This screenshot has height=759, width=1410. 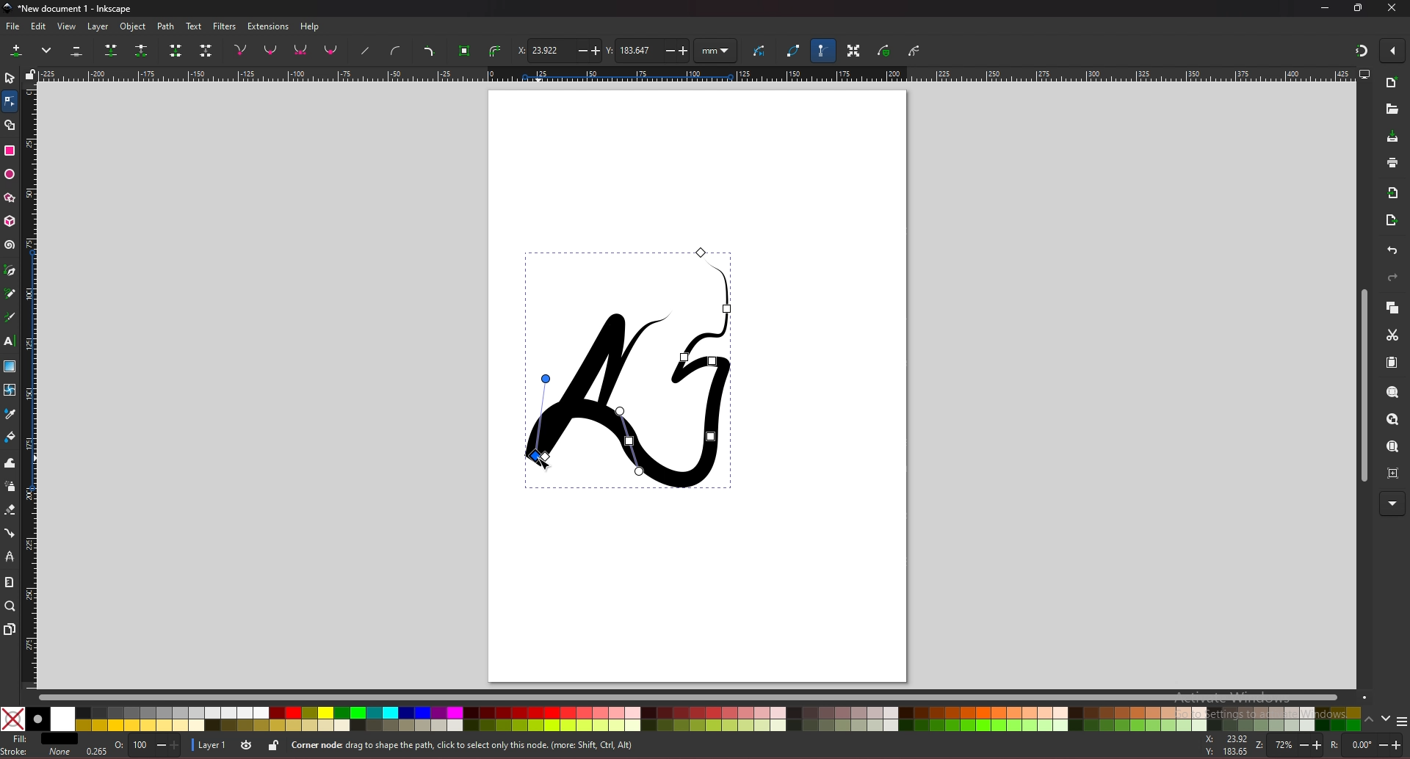 I want to click on delete segment, so click(x=206, y=50).